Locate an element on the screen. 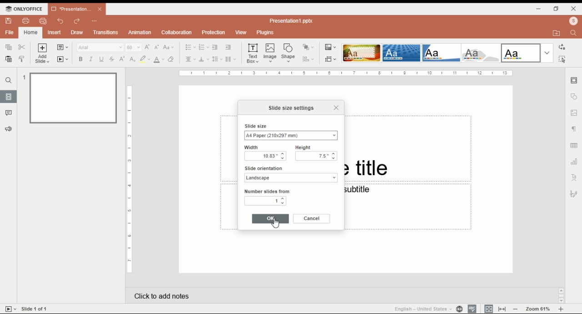  animation is located at coordinates (140, 32).